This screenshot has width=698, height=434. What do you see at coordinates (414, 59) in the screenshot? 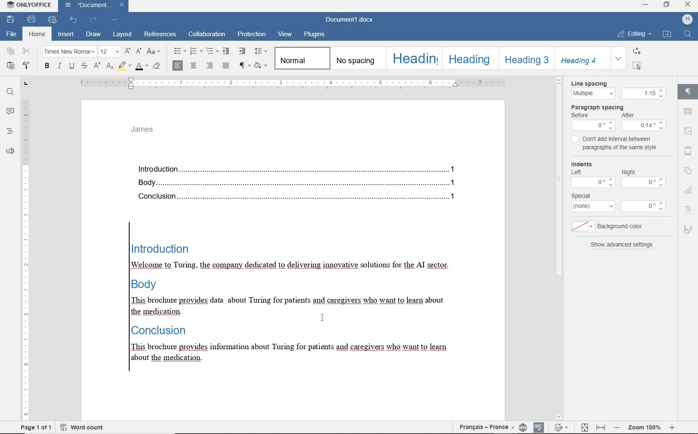
I see `heading 1` at bounding box center [414, 59].